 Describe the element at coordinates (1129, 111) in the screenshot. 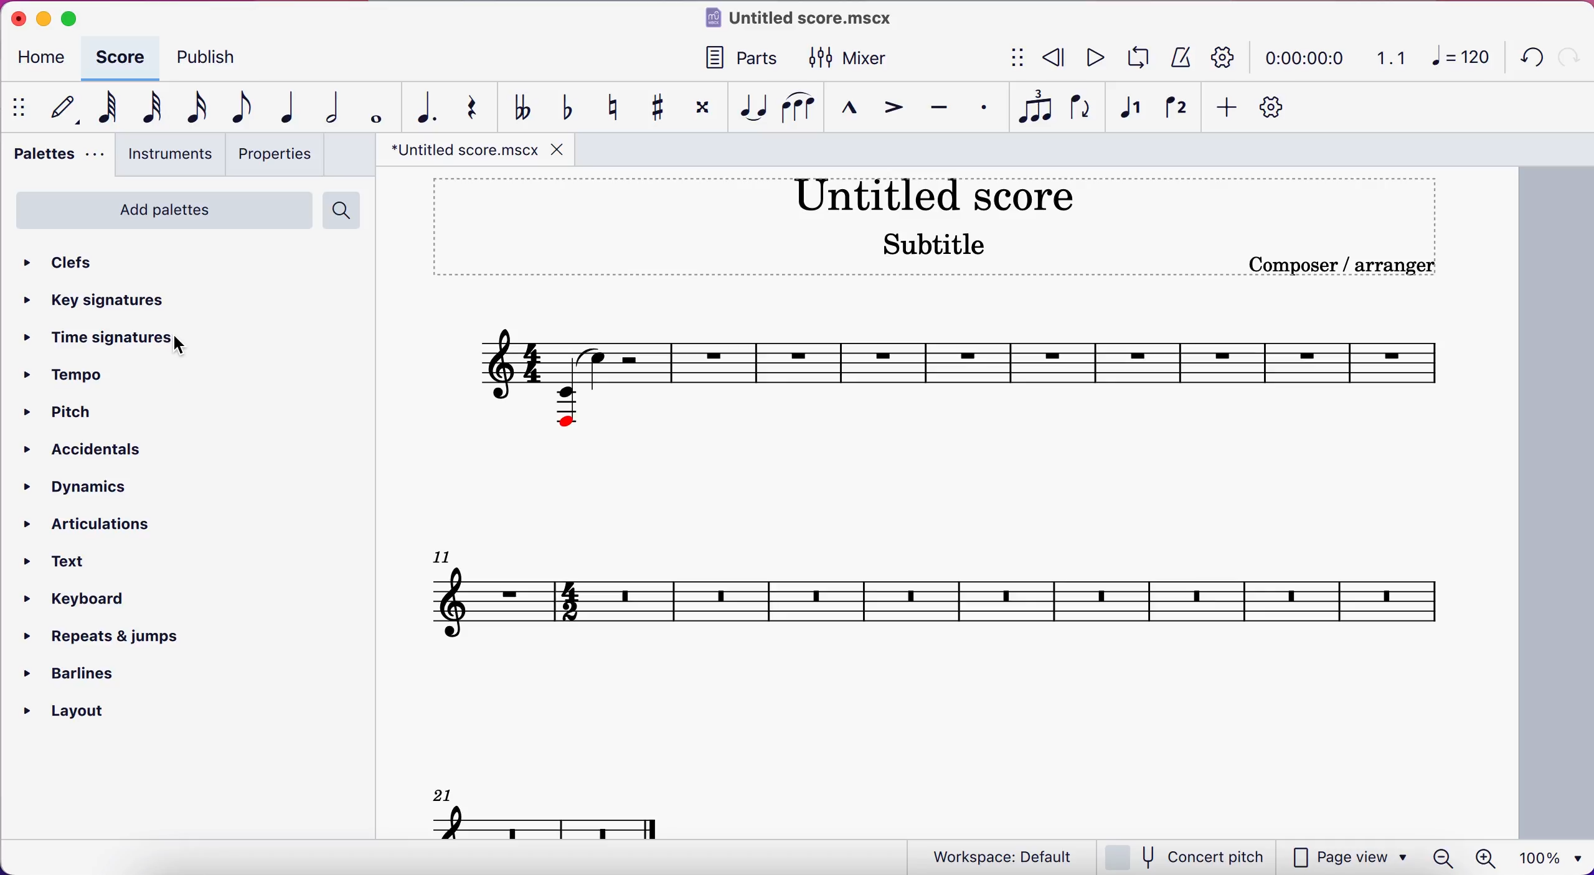

I see `voice1` at that location.